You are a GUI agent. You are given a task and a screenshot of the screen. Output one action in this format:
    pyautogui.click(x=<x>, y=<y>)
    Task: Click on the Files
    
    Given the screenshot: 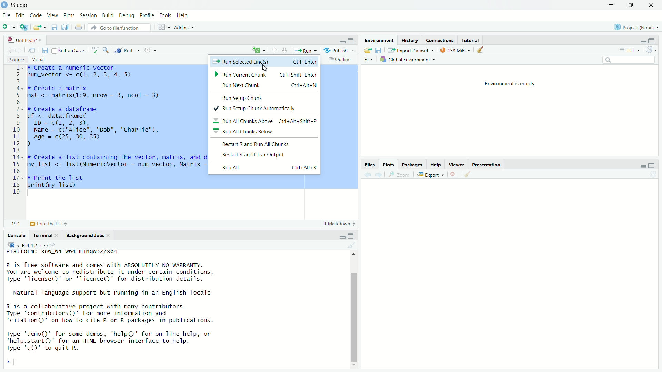 What is the action you would take?
    pyautogui.click(x=372, y=165)
    